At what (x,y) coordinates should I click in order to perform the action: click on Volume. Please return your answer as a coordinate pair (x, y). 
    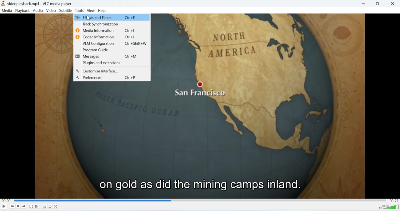
    Looking at the image, I should click on (388, 207).